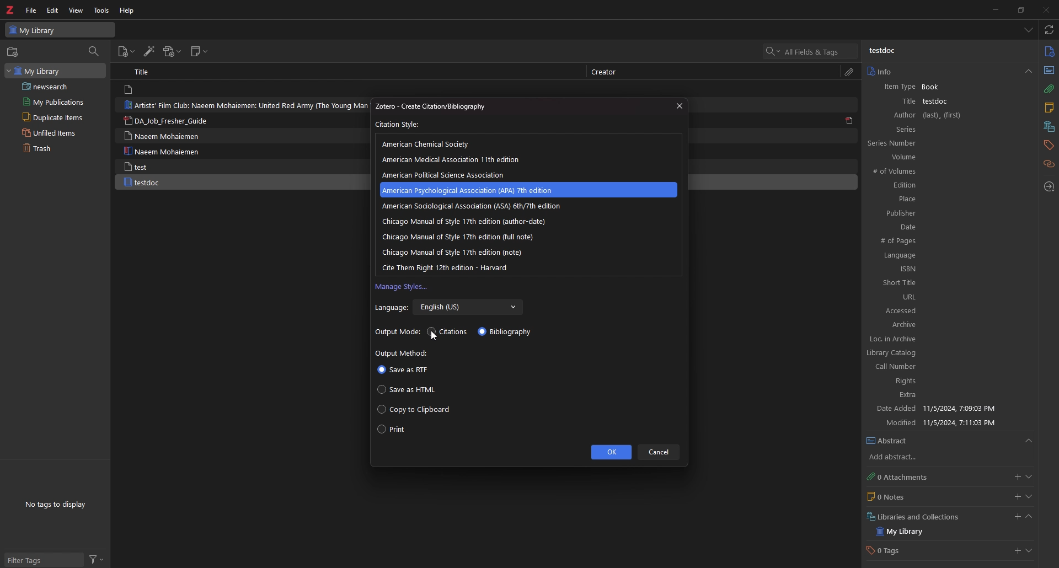  What do you see at coordinates (165, 151) in the screenshot?
I see `Naeem Mohaiemen` at bounding box center [165, 151].